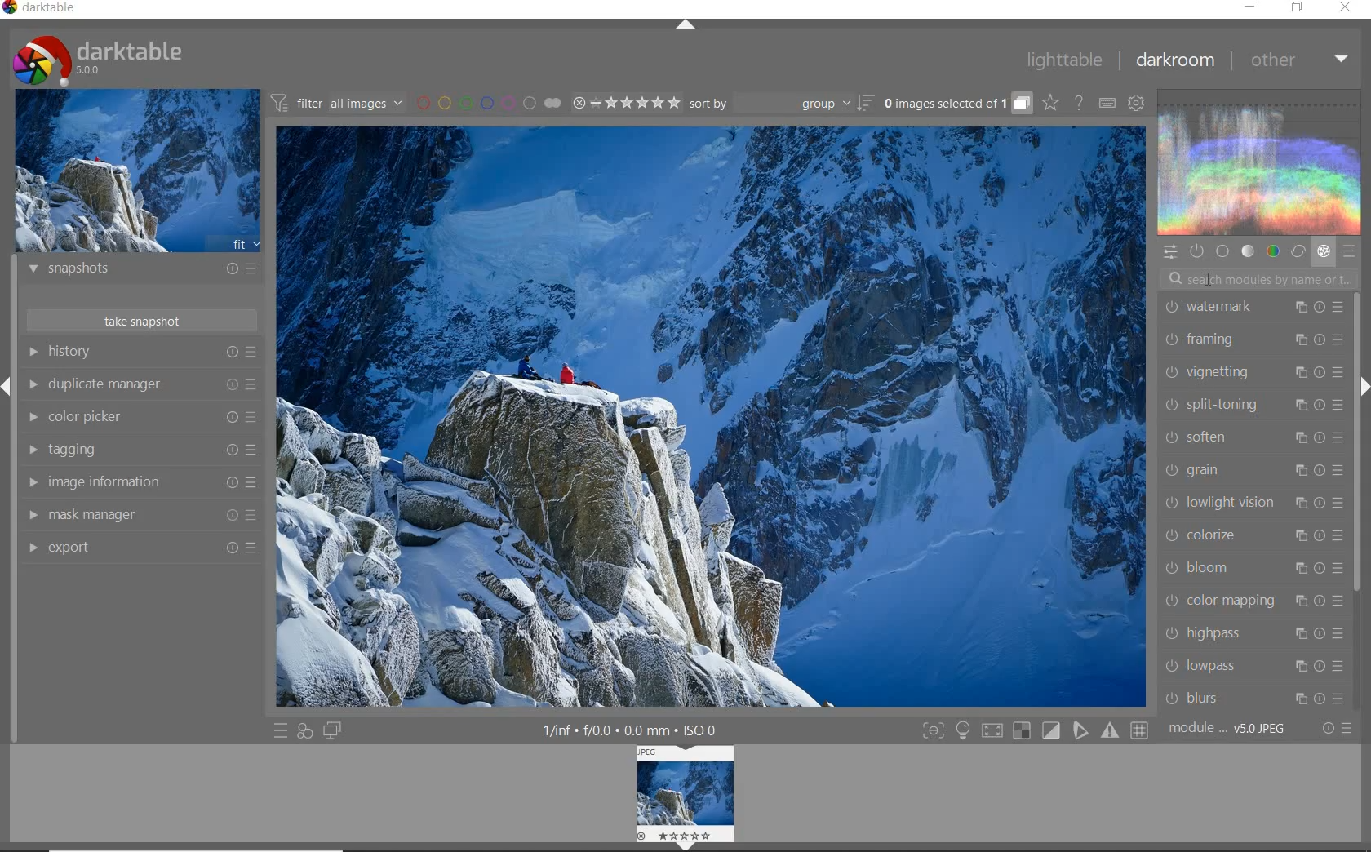 The height and width of the screenshot is (852, 1371). What do you see at coordinates (1357, 440) in the screenshot?
I see `scrollbar` at bounding box center [1357, 440].